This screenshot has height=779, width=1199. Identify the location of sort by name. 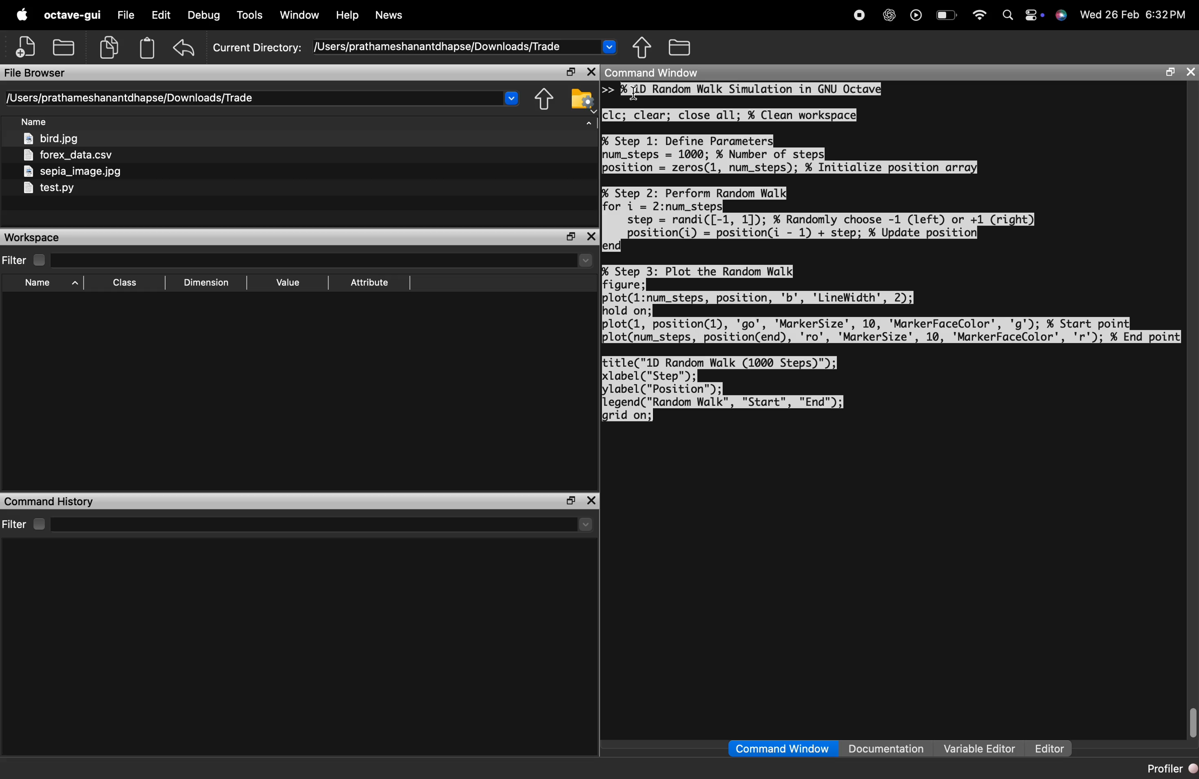
(38, 123).